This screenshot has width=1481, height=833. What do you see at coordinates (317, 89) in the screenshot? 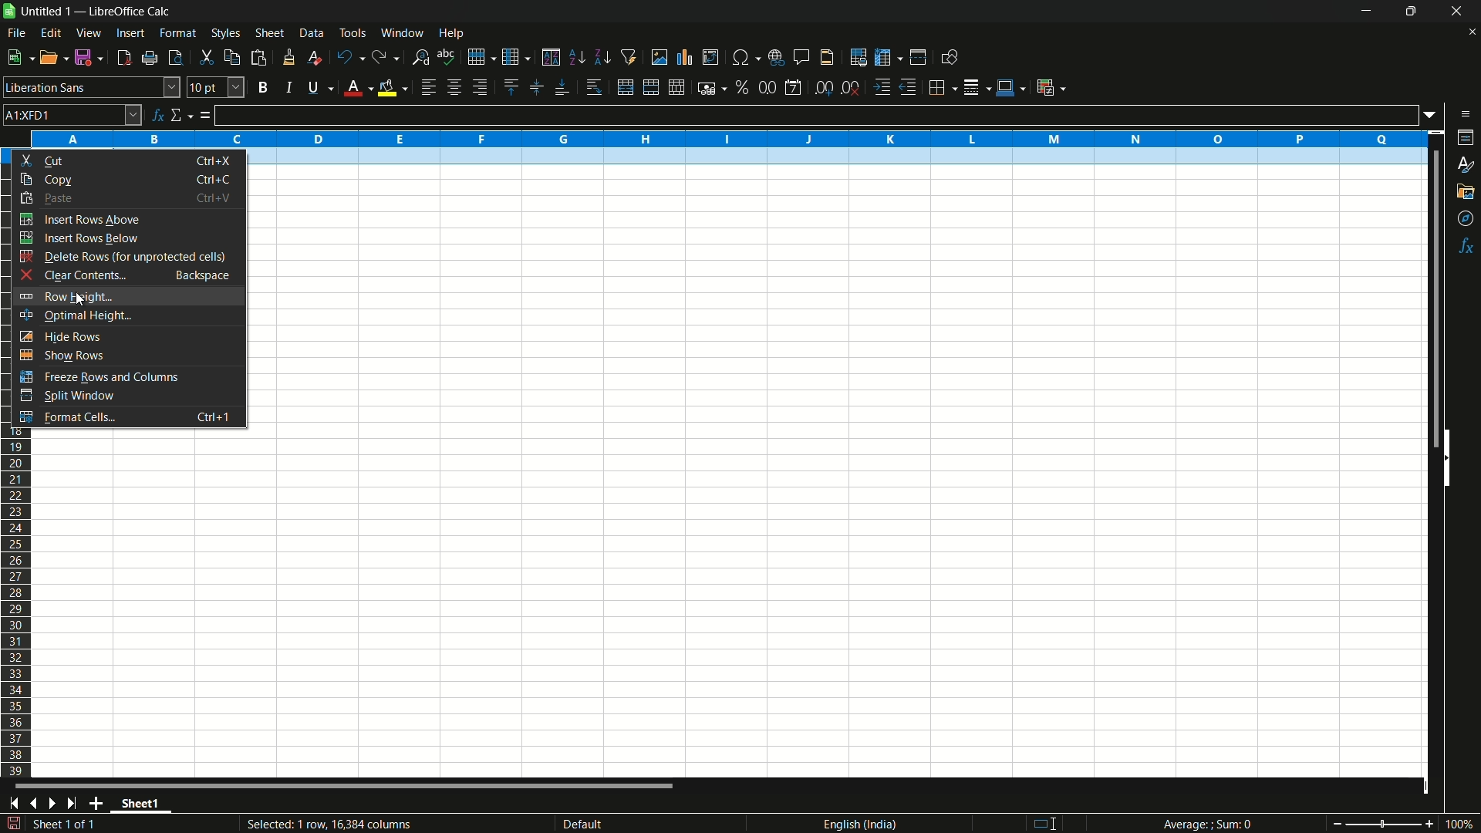
I see `underline` at bounding box center [317, 89].